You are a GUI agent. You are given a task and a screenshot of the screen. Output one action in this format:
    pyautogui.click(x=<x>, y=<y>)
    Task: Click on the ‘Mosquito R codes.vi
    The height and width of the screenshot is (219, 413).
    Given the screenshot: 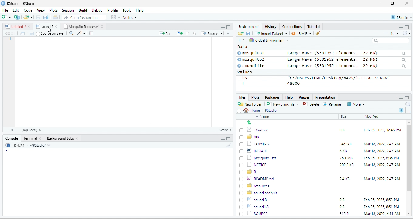 What is the action you would take?
    pyautogui.click(x=45, y=26)
    